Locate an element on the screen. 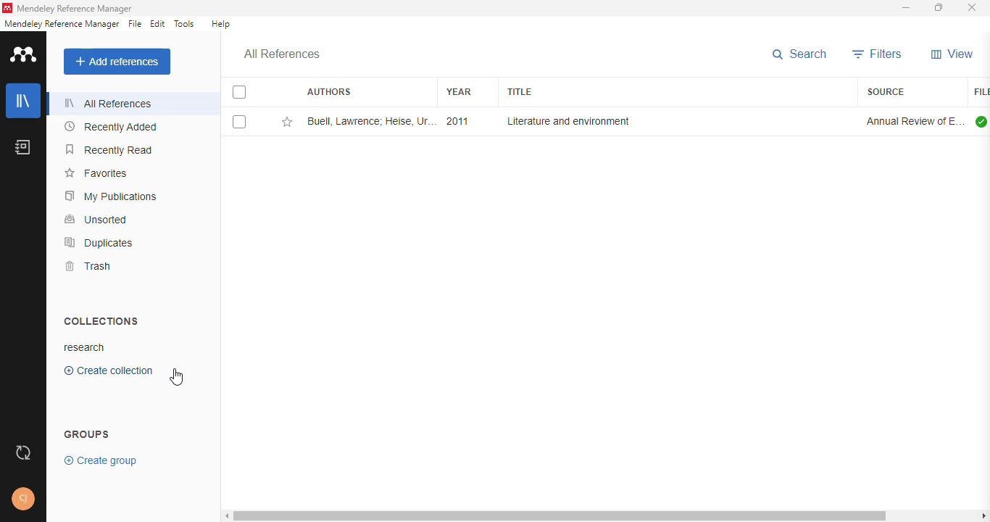  logo is located at coordinates (7, 8).